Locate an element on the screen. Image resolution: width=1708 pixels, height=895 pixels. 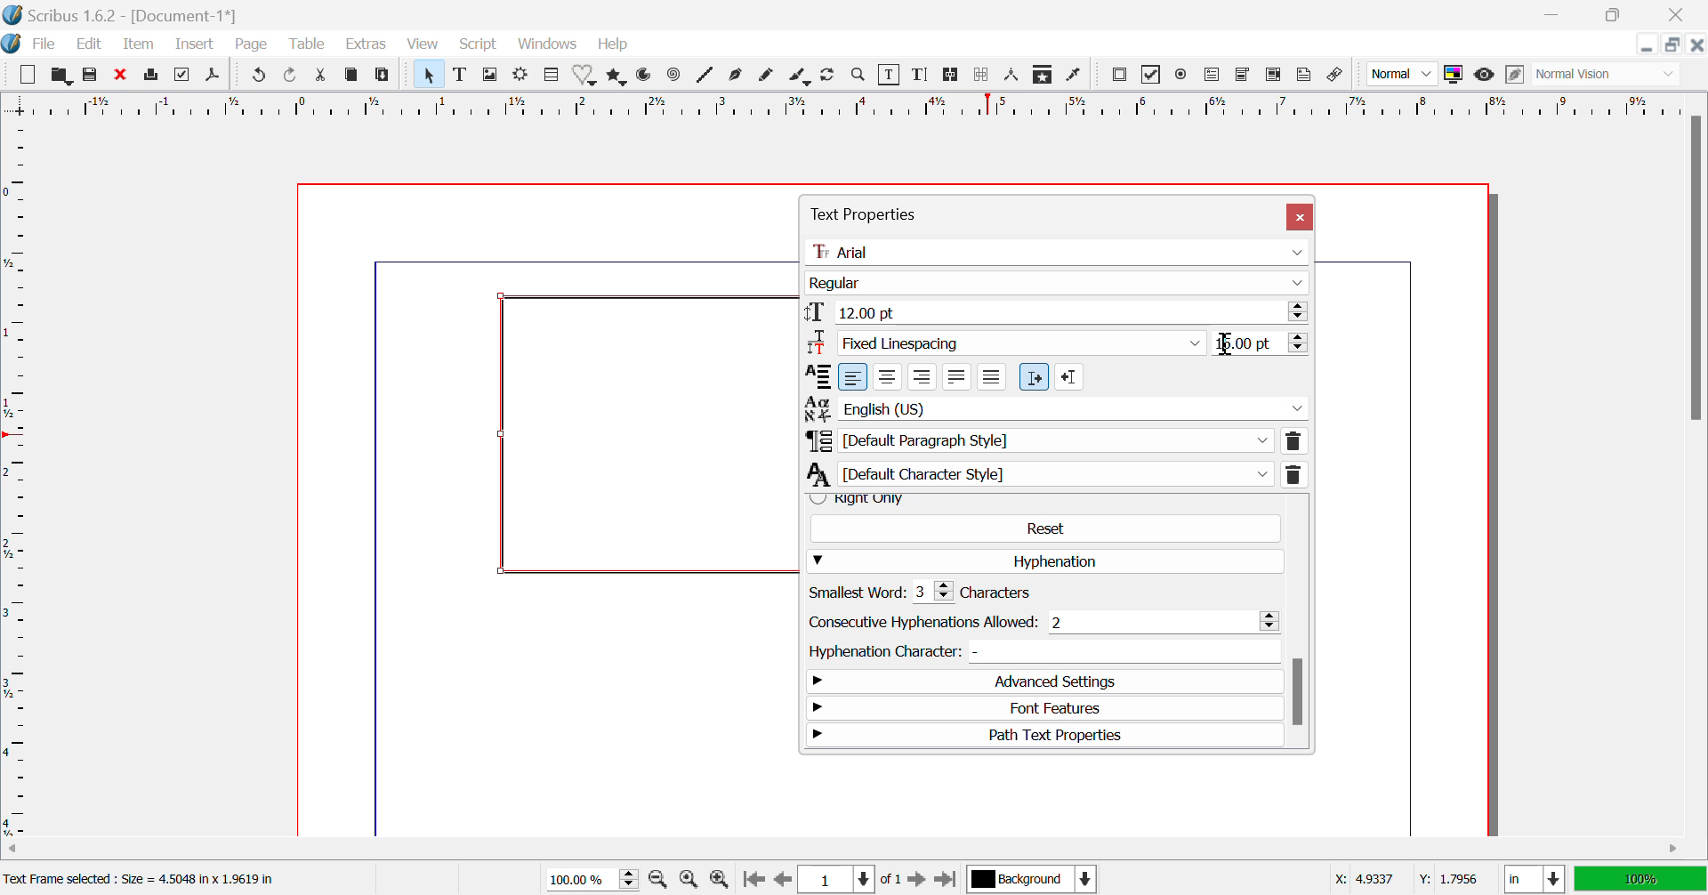
New is located at coordinates (27, 74).